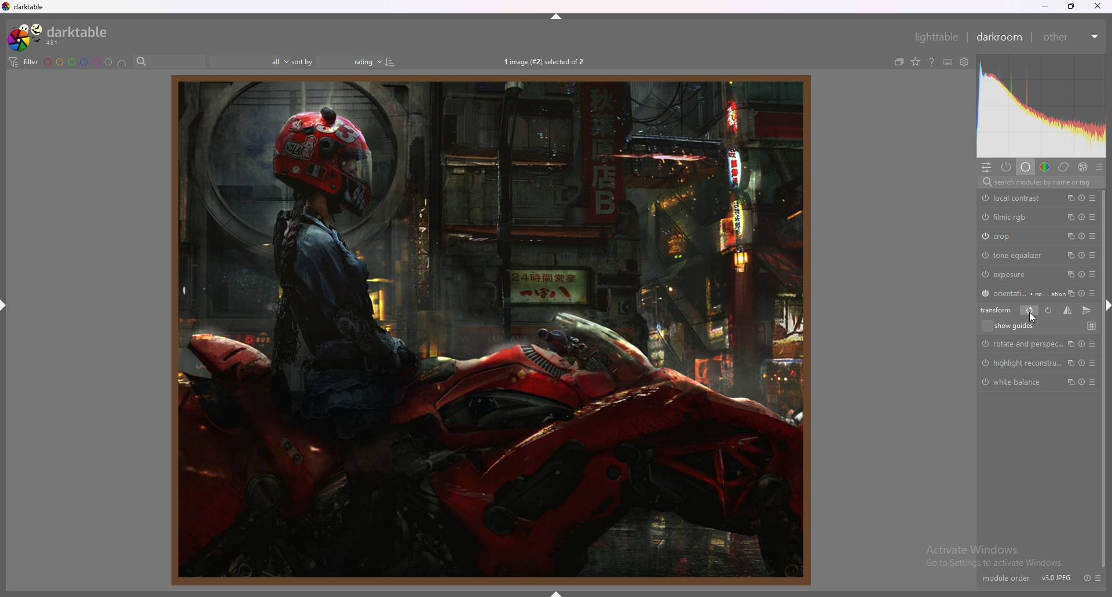 The height and width of the screenshot is (597, 1112). I want to click on quick access panel, so click(986, 167).